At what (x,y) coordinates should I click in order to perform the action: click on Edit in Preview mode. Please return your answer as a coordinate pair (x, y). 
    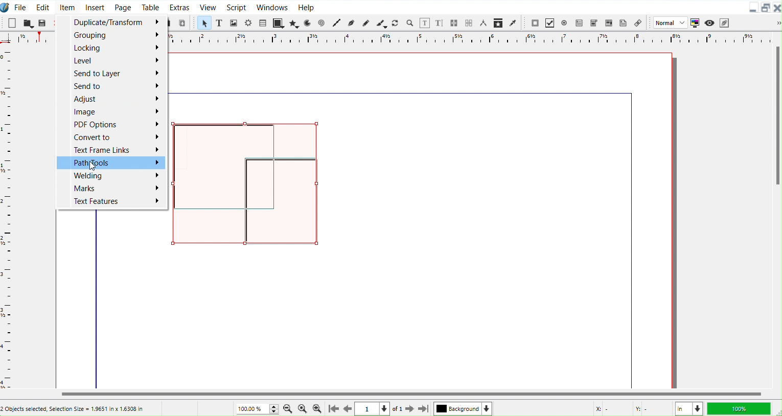
    Looking at the image, I should click on (724, 22).